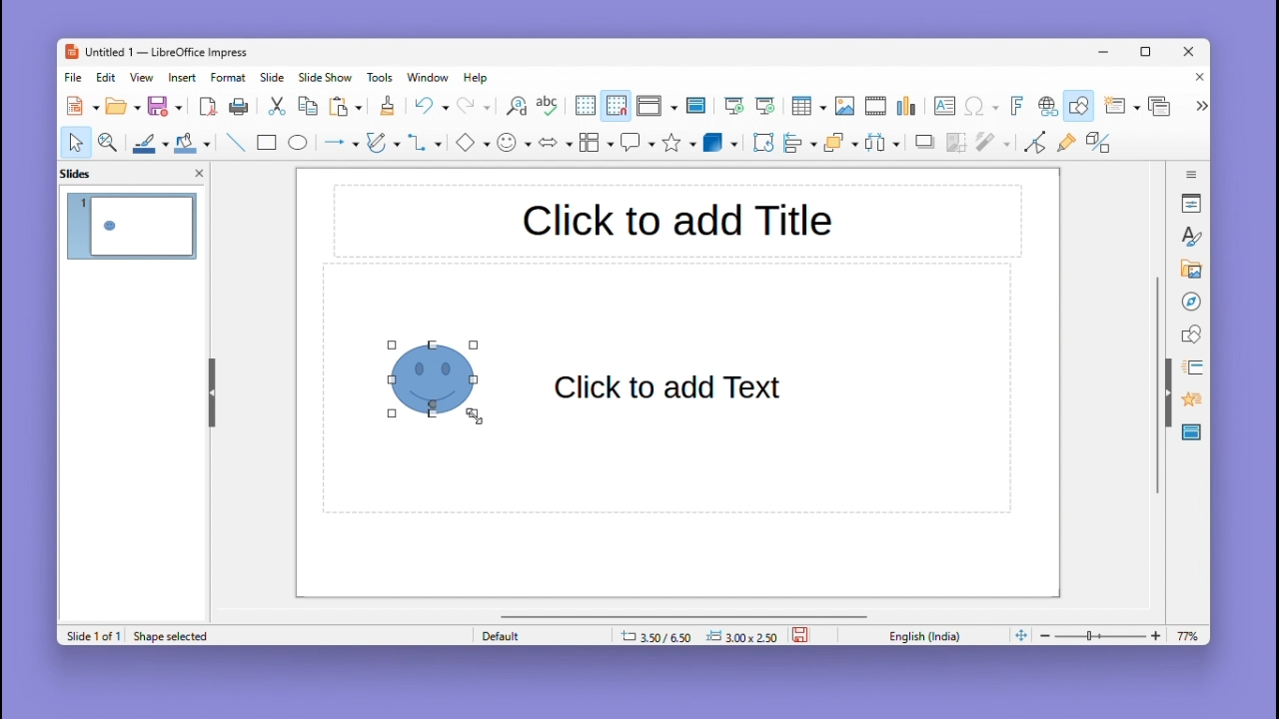 This screenshot has width=1279, height=719. I want to click on new, so click(84, 106).